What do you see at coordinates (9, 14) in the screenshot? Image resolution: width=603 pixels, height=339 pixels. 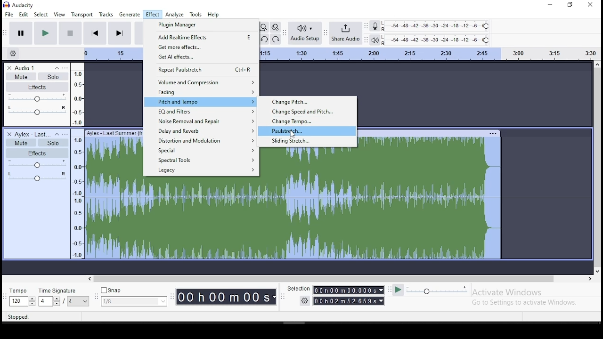 I see `file` at bounding box center [9, 14].